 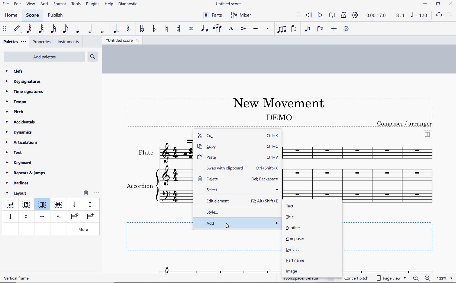 What do you see at coordinates (229, 4) in the screenshot?
I see `file name` at bounding box center [229, 4].